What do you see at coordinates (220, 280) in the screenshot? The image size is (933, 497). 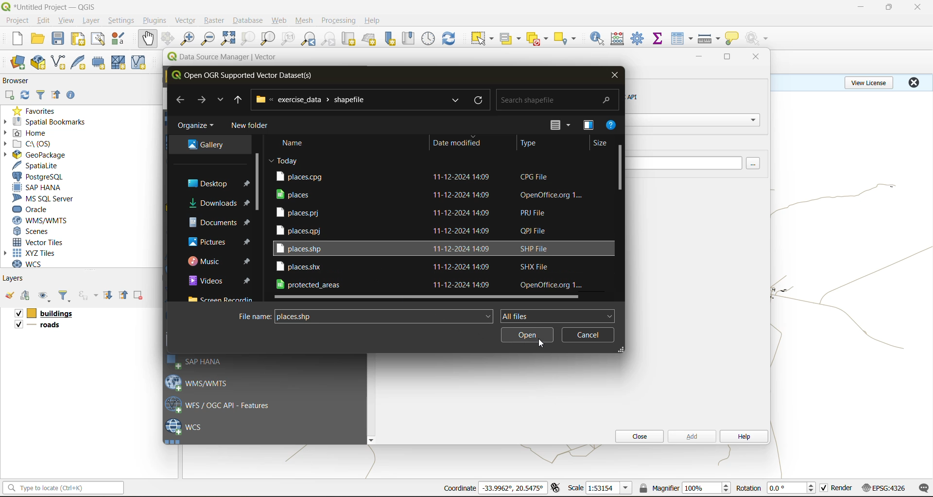 I see `folder explorer` at bounding box center [220, 280].